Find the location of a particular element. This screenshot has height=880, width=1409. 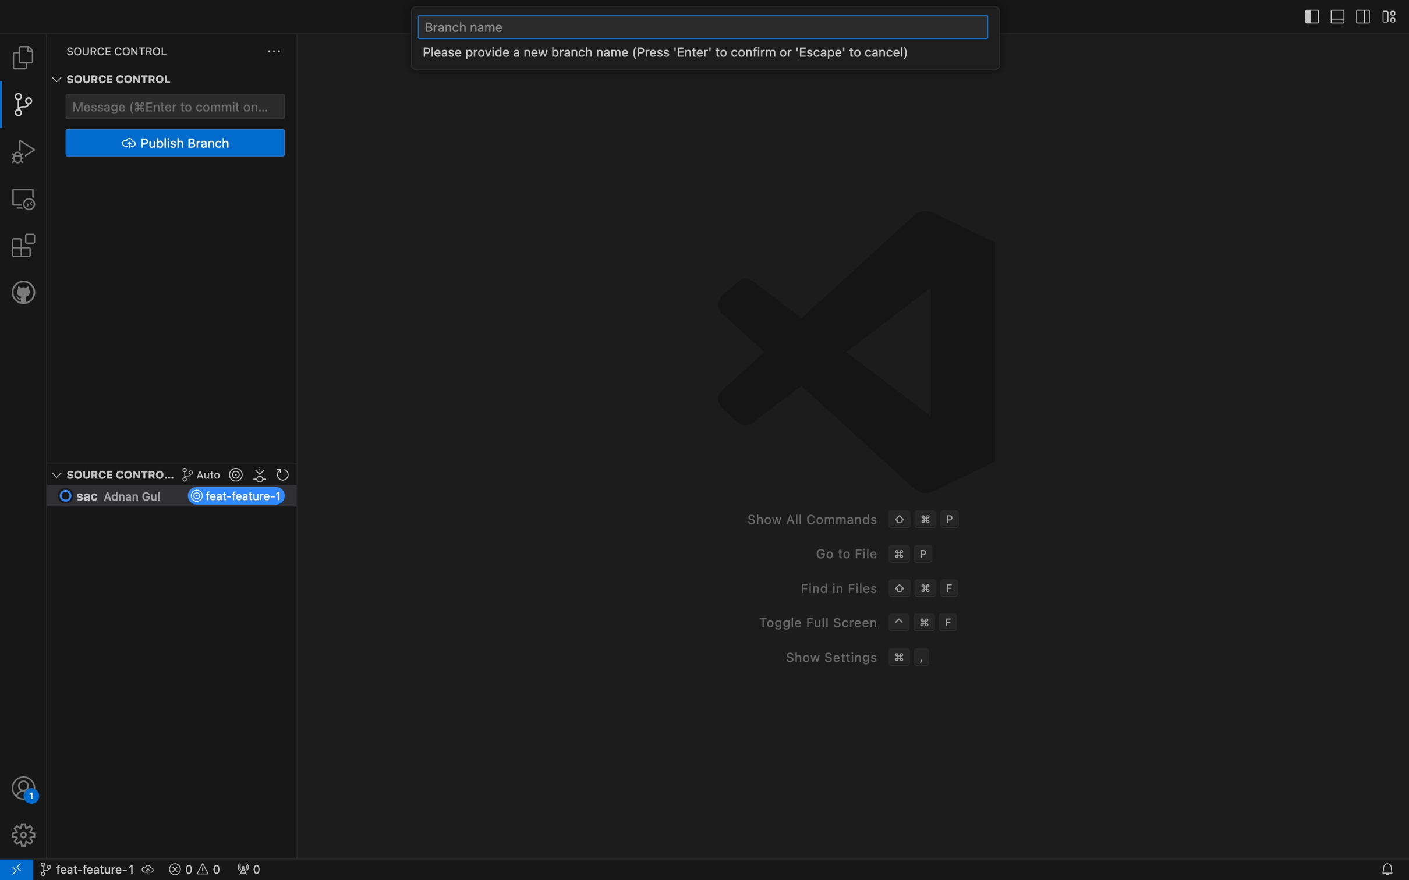

Up is located at coordinates (898, 518).